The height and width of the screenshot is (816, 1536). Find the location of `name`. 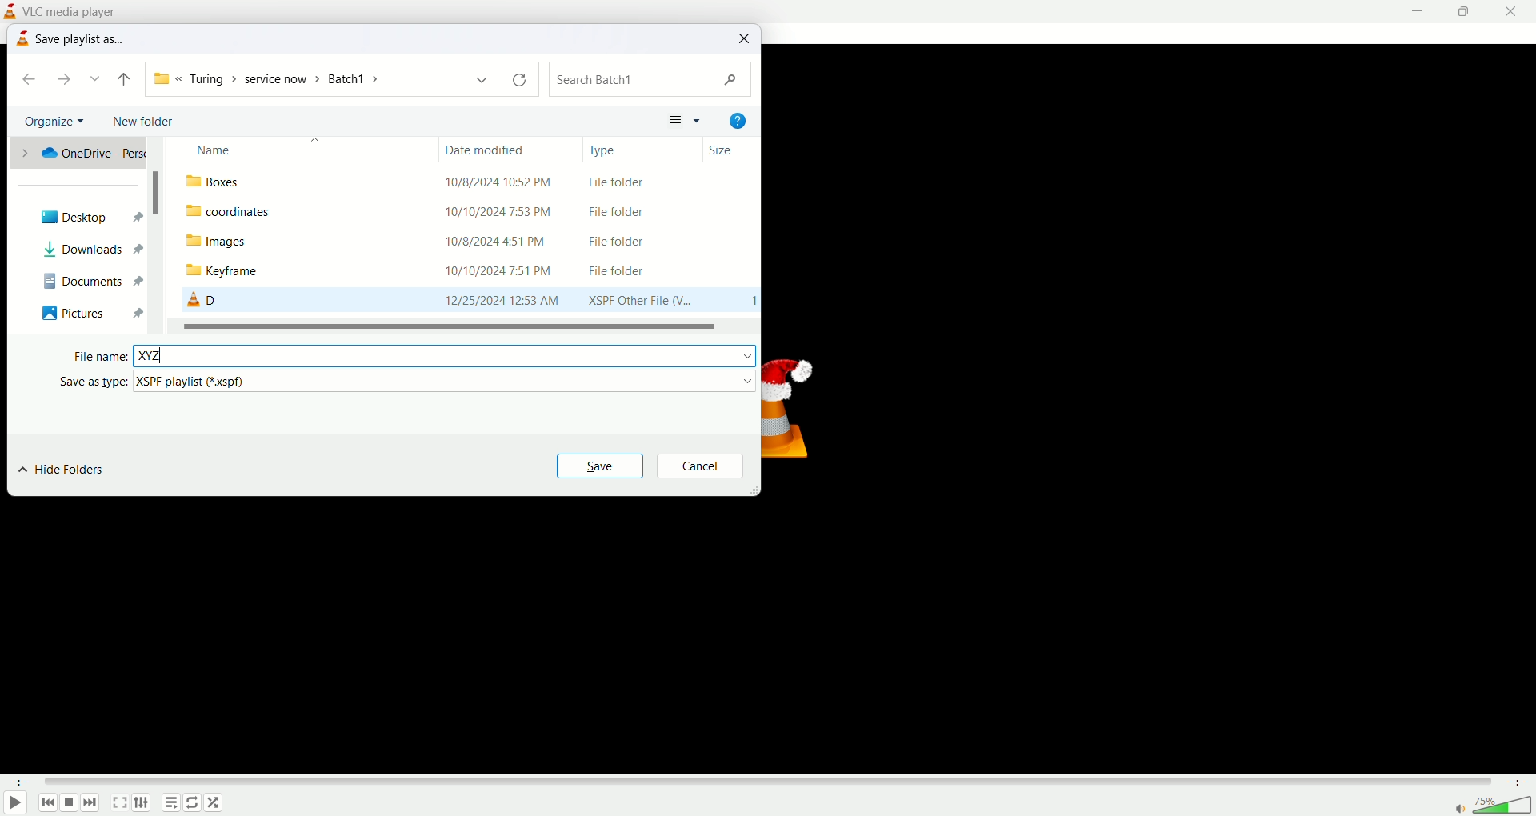

name is located at coordinates (269, 146).